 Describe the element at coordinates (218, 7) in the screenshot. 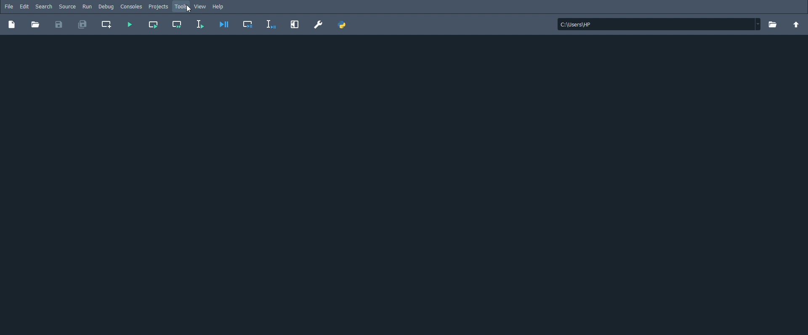

I see `Help` at that location.